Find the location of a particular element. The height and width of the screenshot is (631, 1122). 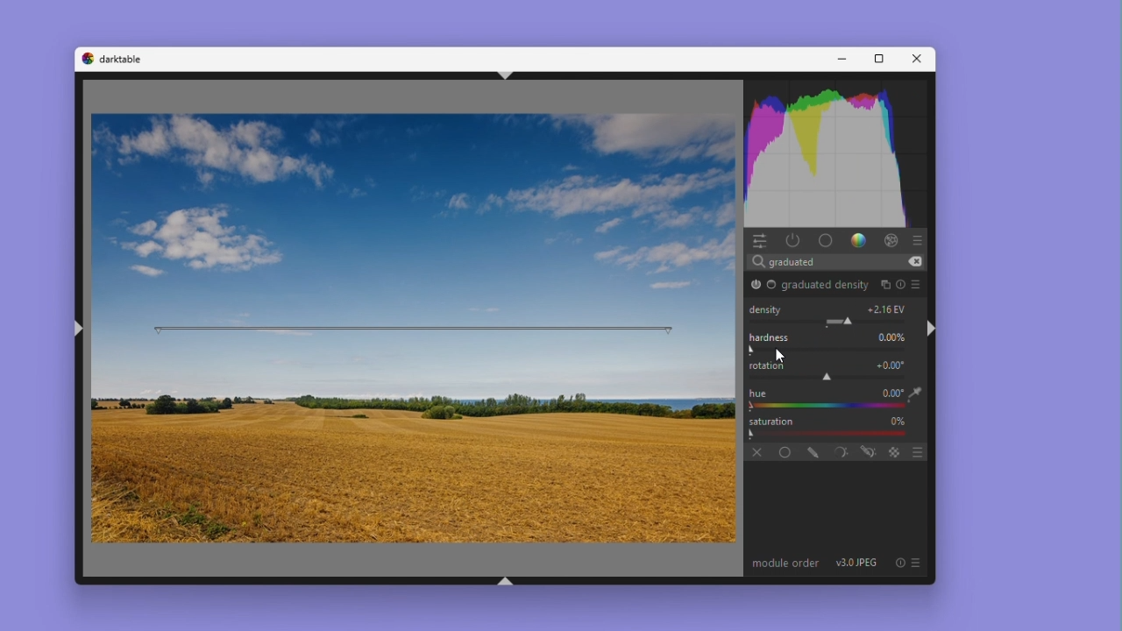

rotation adjustment slider is located at coordinates (840, 377).